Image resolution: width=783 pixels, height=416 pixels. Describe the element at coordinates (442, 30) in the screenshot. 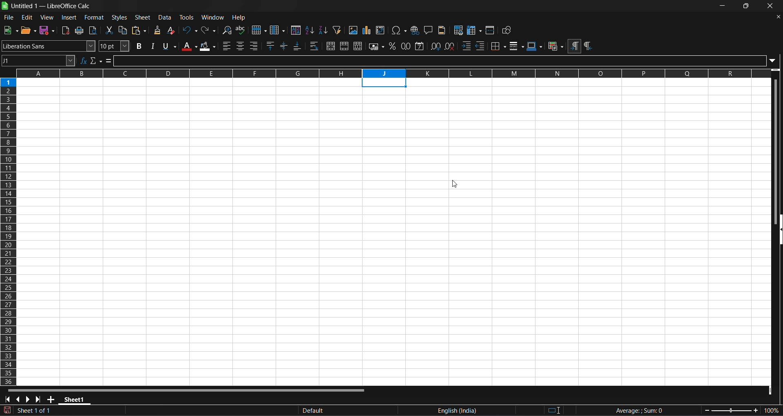

I see `headers and footers` at that location.